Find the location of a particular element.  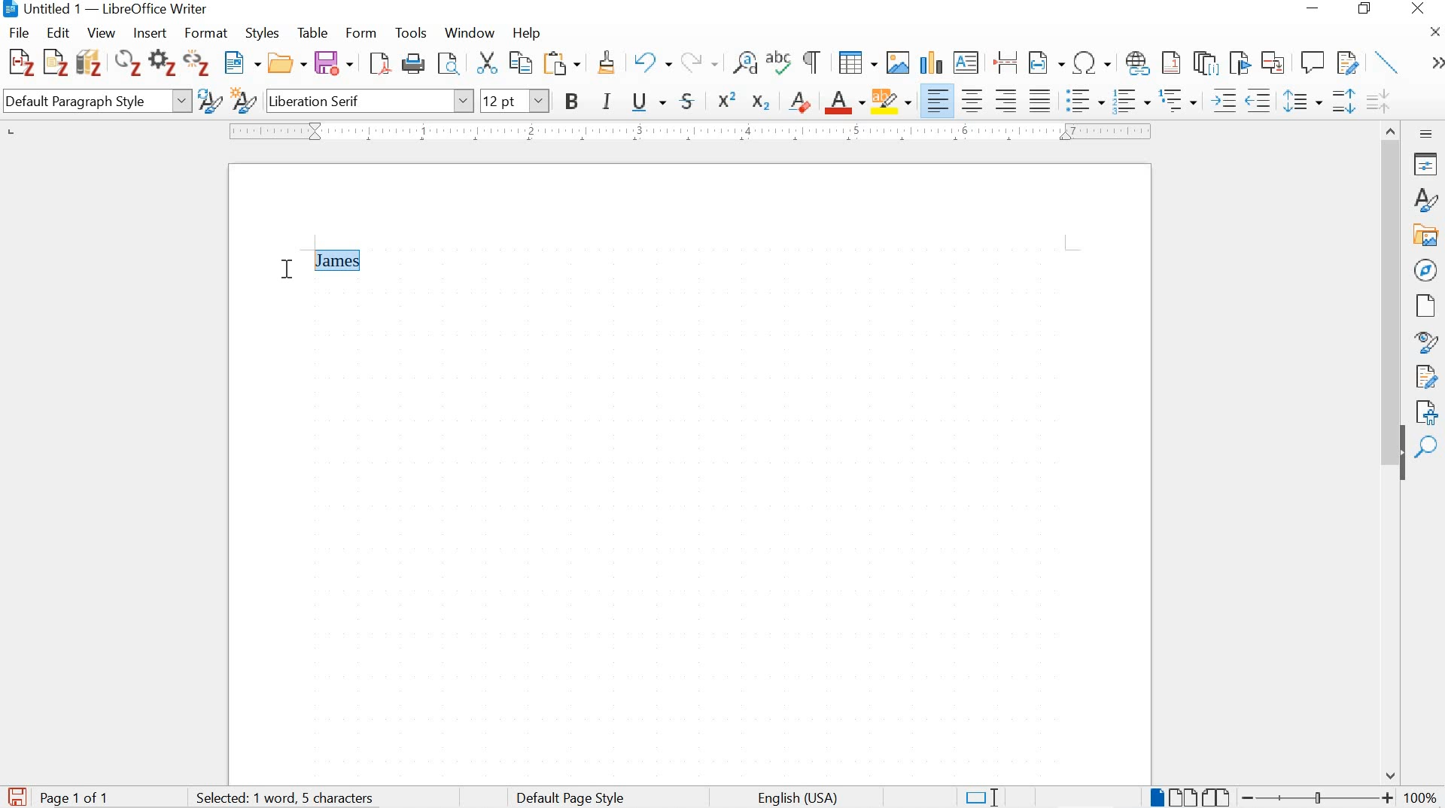

clone formatting is located at coordinates (608, 65).